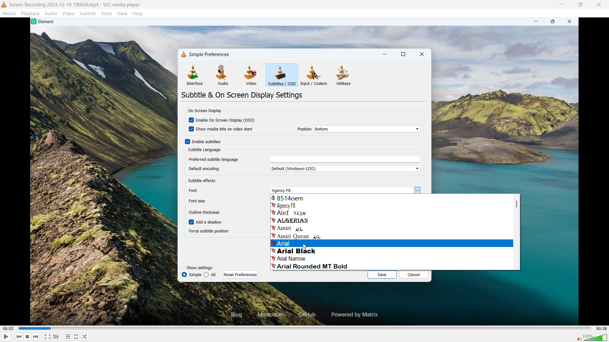 The height and width of the screenshot is (342, 609). Describe the element at coordinates (48, 337) in the screenshot. I see `full screen` at that location.